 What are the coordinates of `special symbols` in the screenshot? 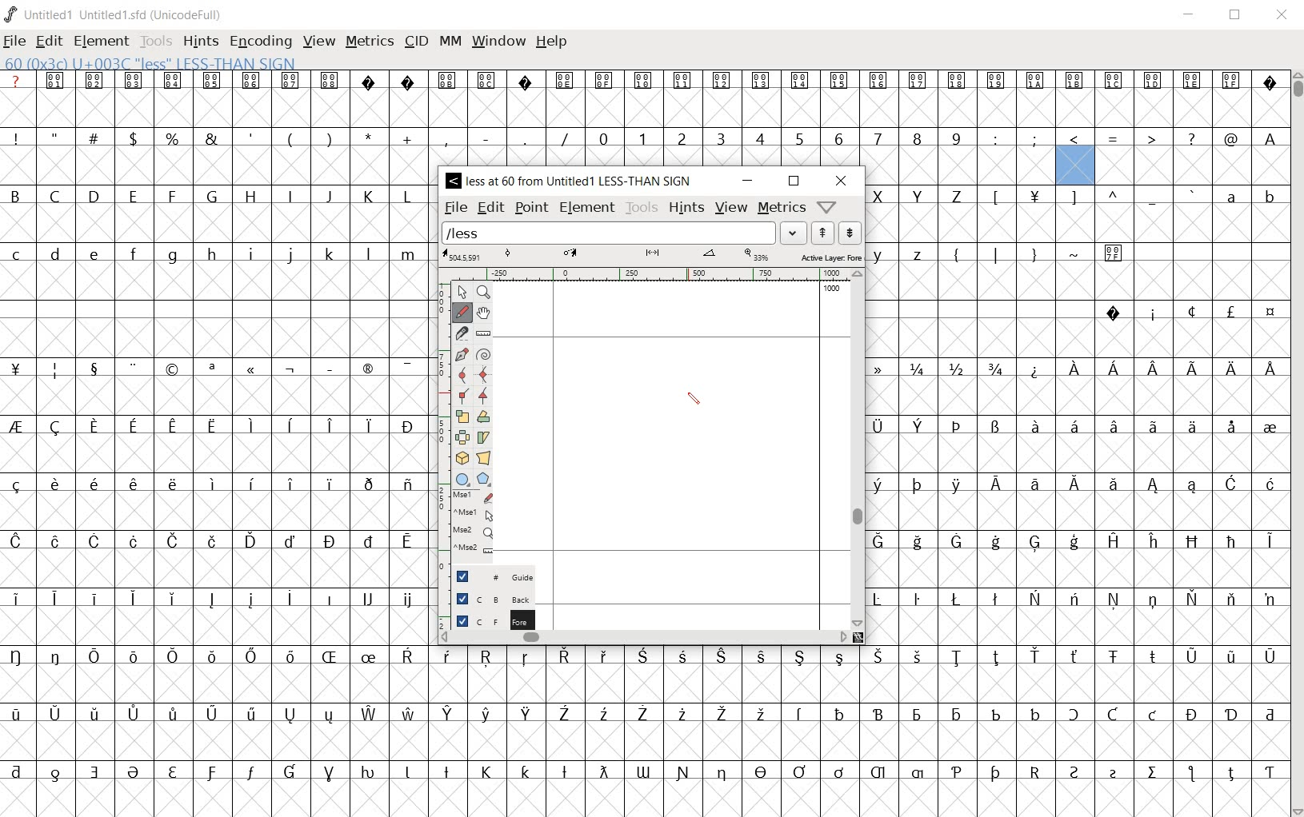 It's located at (642, 79).